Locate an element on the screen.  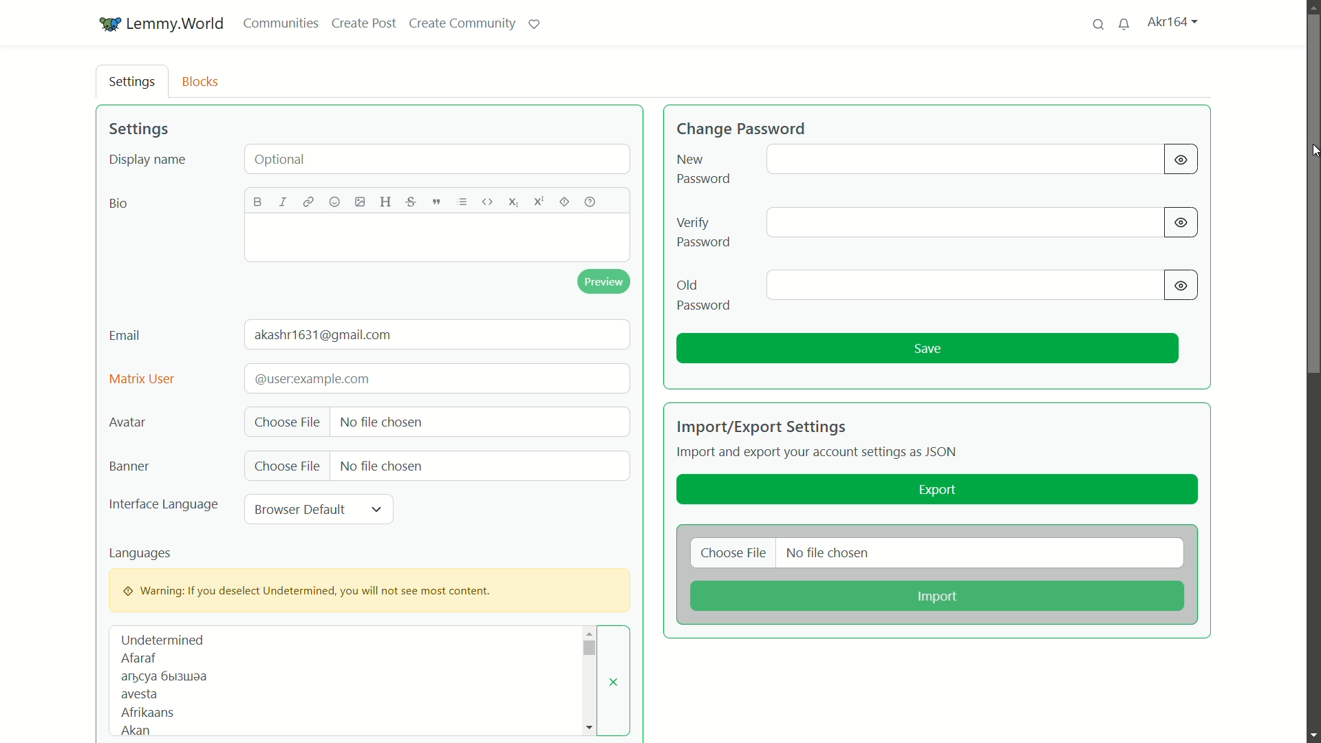
cursor is located at coordinates (1311, 152).